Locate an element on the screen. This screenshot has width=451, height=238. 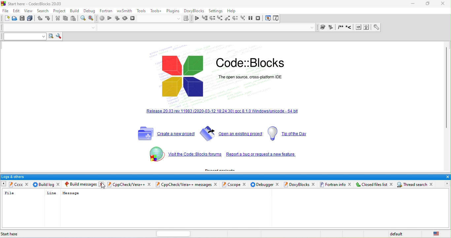
edit is located at coordinates (17, 11).